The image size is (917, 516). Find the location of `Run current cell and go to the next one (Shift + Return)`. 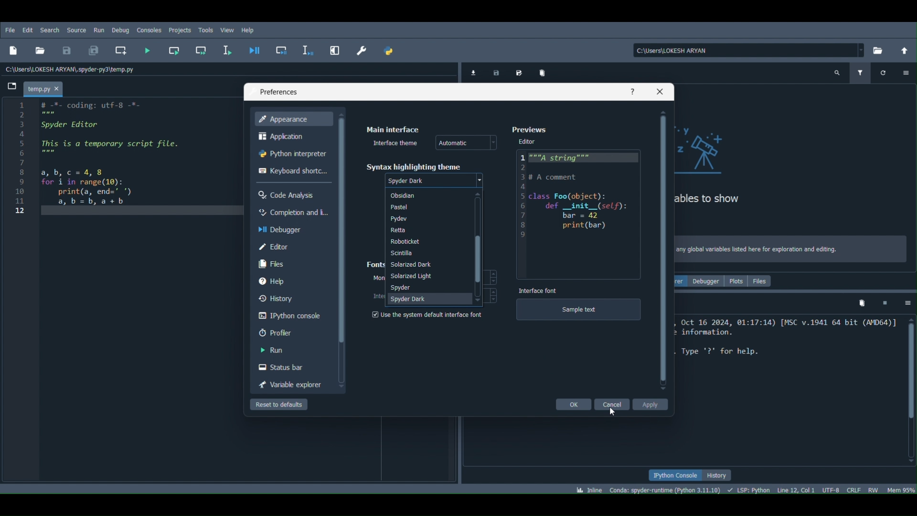

Run current cell and go to the next one (Shift + Return) is located at coordinates (202, 51).